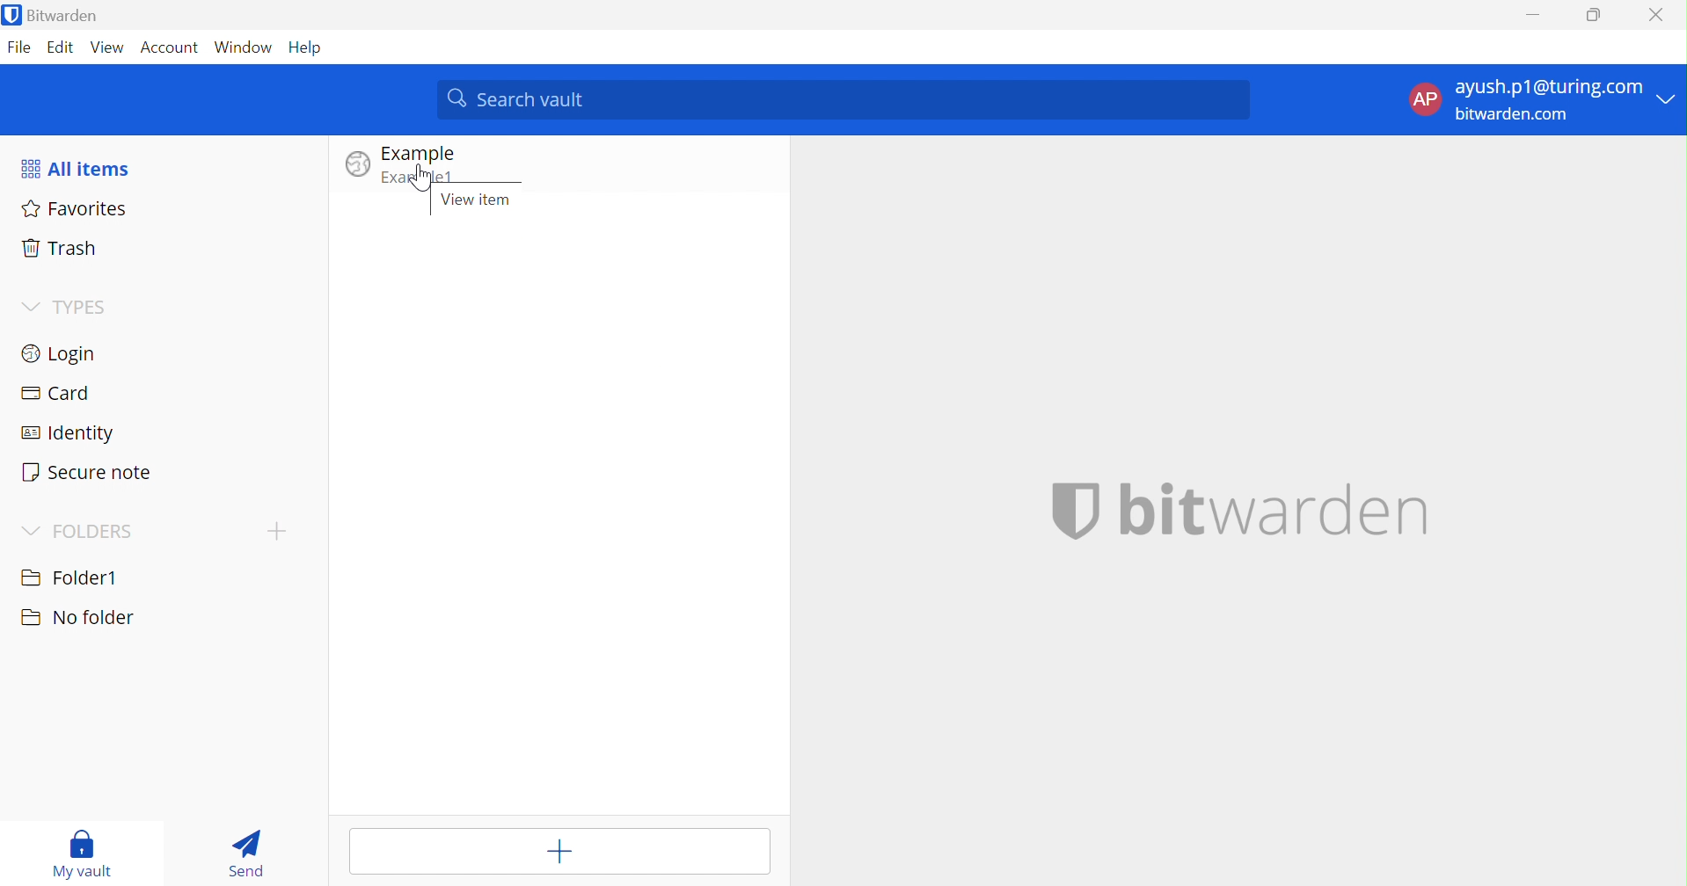  I want to click on Search vault, so click(844, 100).